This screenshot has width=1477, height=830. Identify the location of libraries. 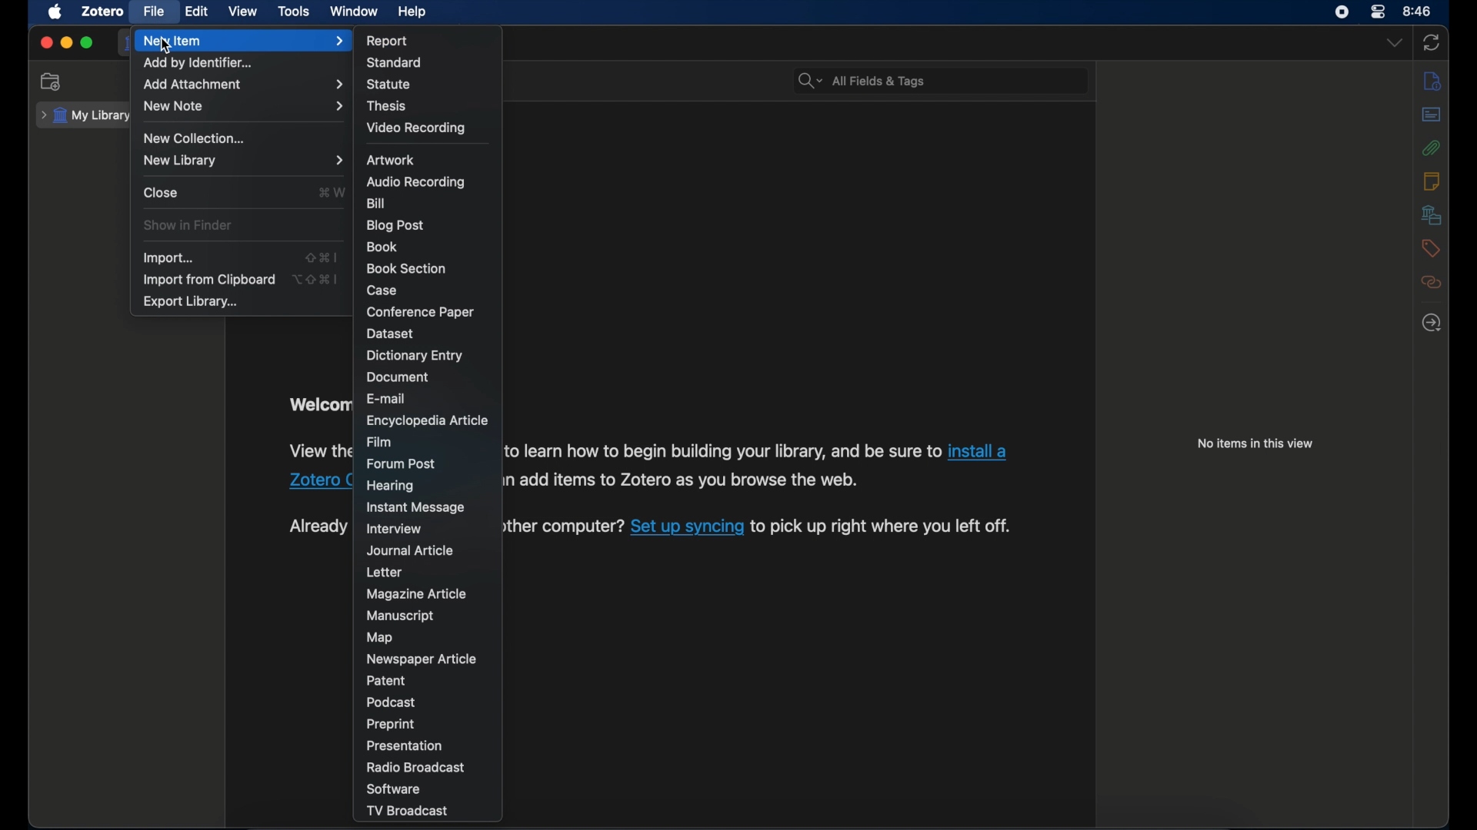
(1431, 214).